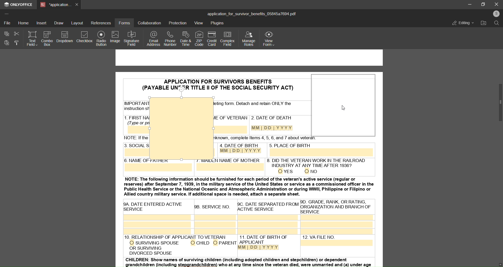  What do you see at coordinates (132, 110) in the screenshot?
I see `PDF of application for survivors benefits` at bounding box center [132, 110].